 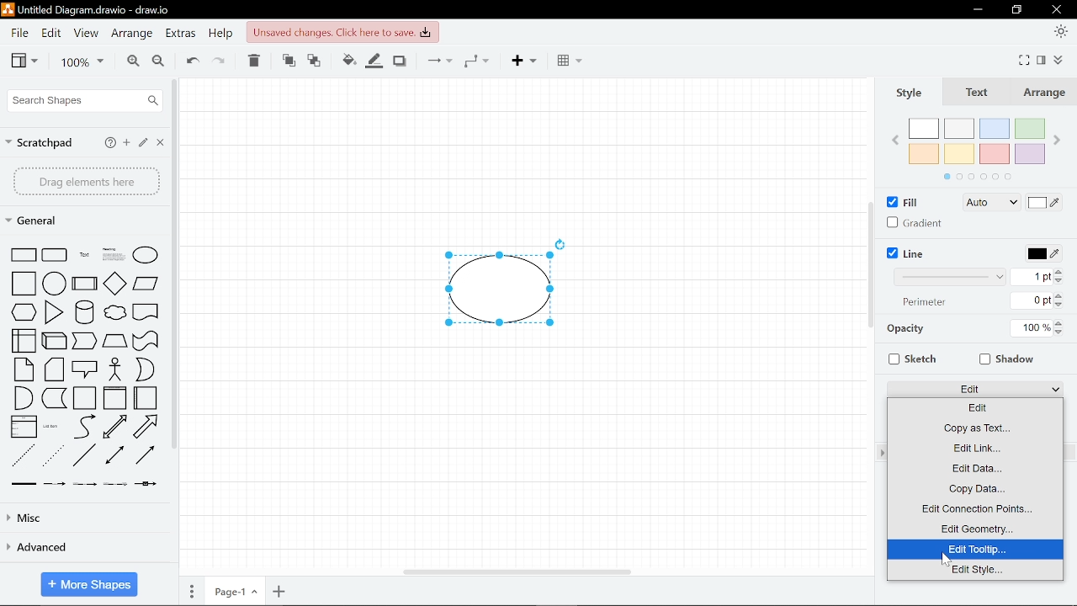 What do you see at coordinates (977, 10) in the screenshot?
I see `Minimize` at bounding box center [977, 10].